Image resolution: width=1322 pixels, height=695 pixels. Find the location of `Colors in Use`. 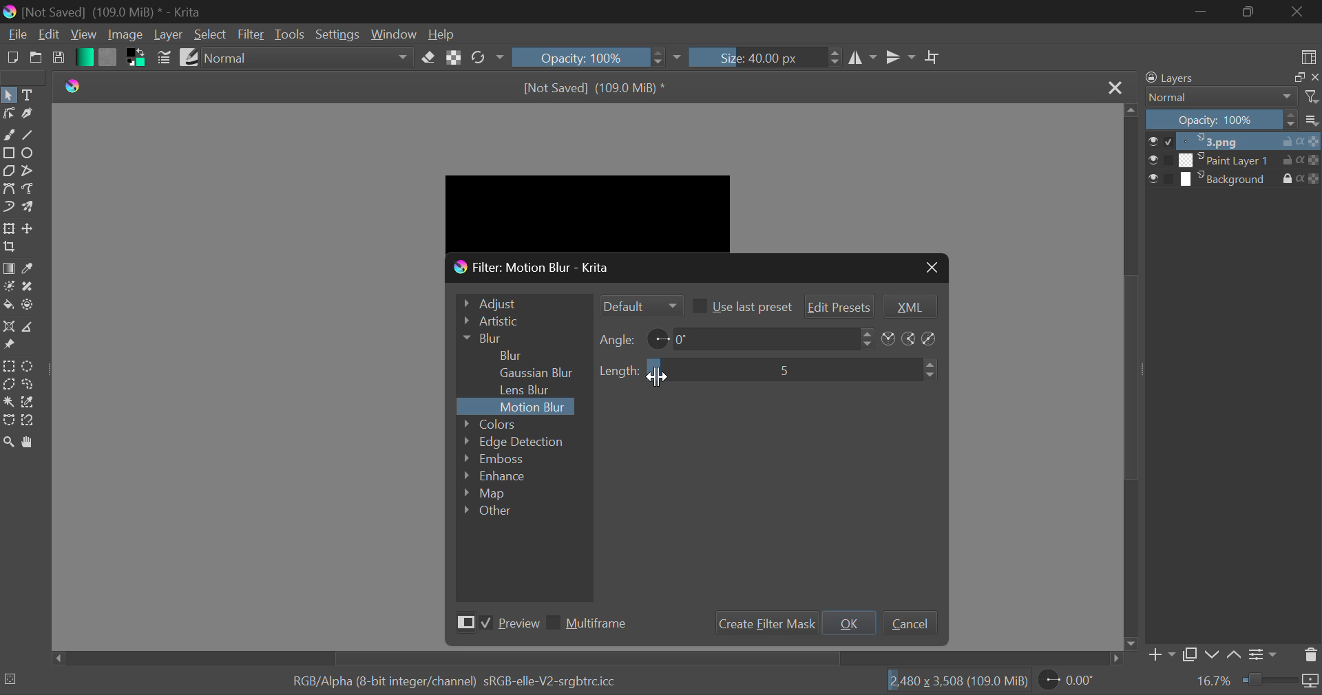

Colors in Use is located at coordinates (134, 59).